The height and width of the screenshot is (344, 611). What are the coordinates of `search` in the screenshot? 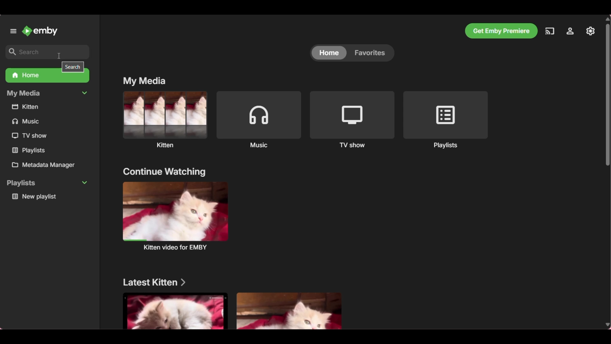 It's located at (46, 53).